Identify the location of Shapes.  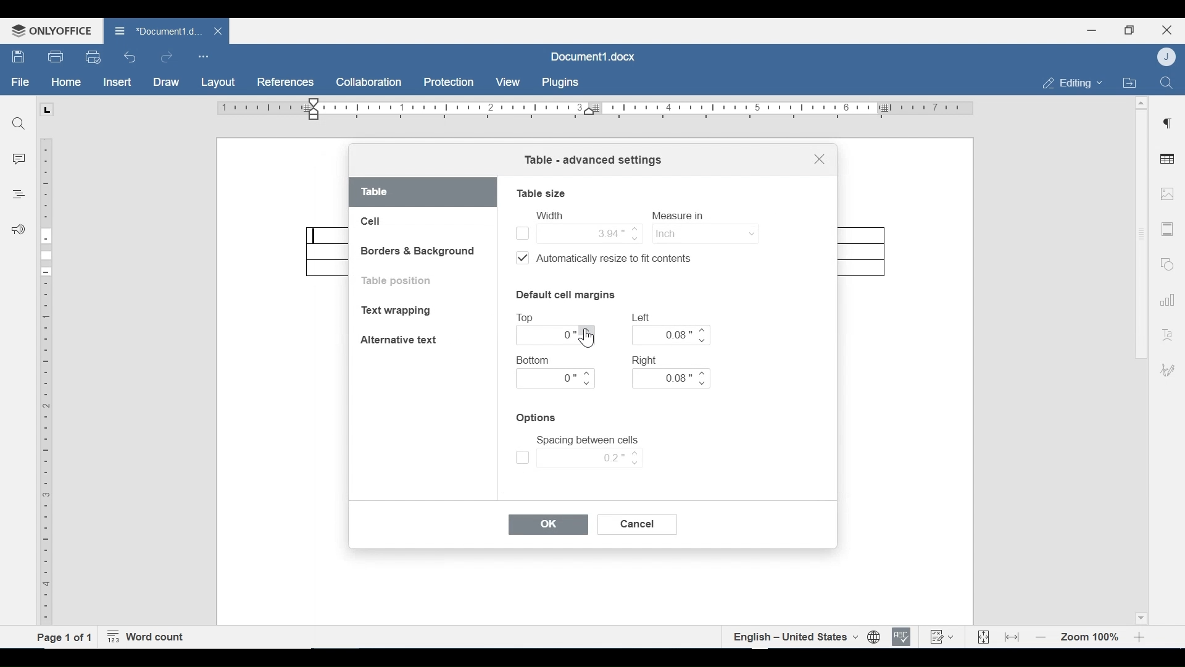
(1165, 262).